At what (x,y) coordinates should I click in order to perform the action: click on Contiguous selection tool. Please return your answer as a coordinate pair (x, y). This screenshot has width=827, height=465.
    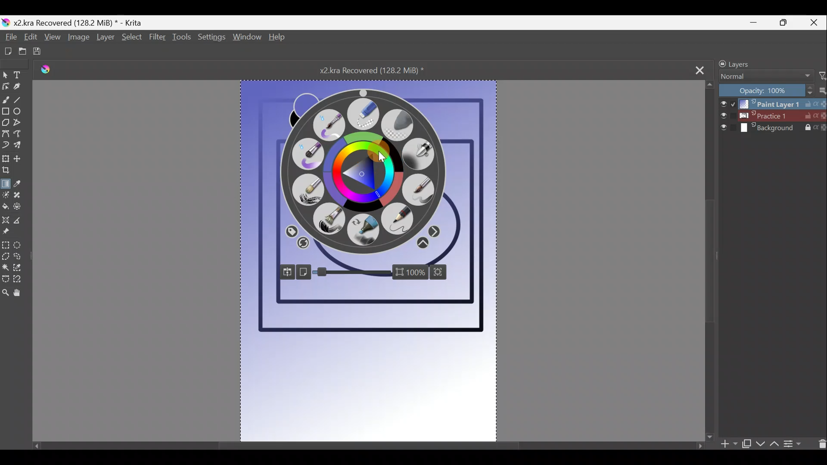
    Looking at the image, I should click on (6, 268).